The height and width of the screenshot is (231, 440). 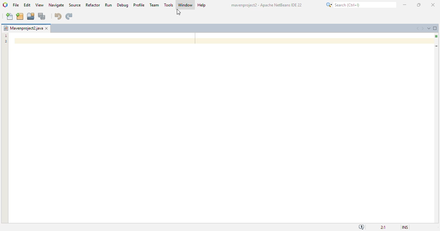 What do you see at coordinates (24, 28) in the screenshot?
I see `project name` at bounding box center [24, 28].